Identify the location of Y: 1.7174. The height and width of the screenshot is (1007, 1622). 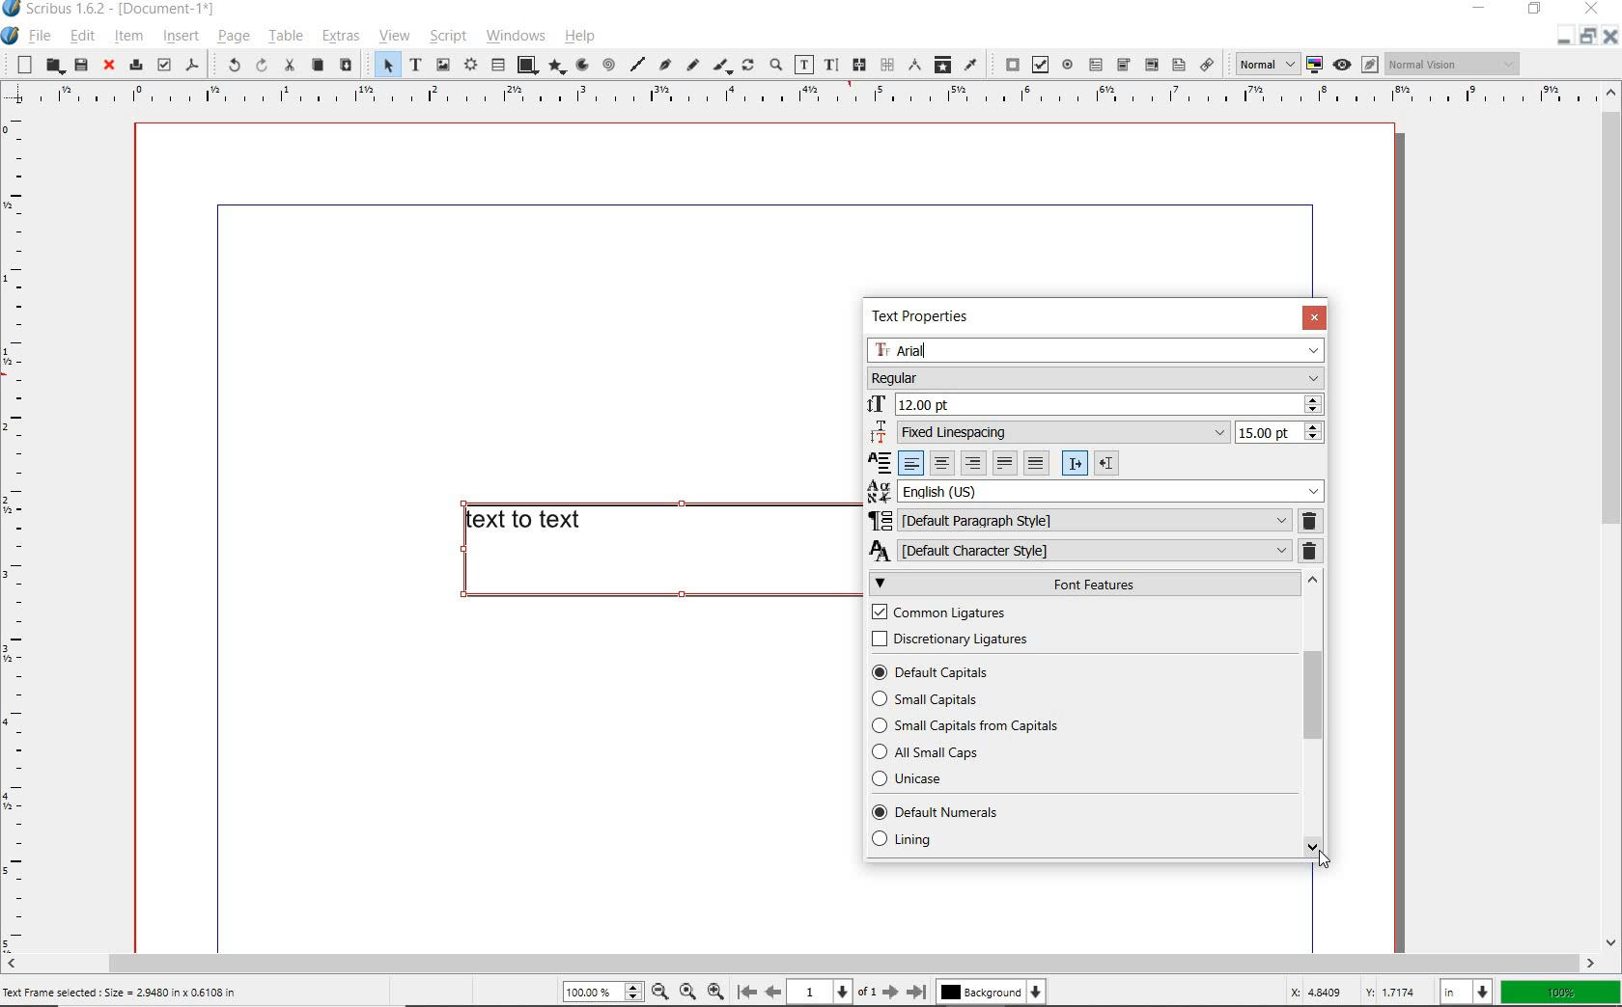
(1393, 992).